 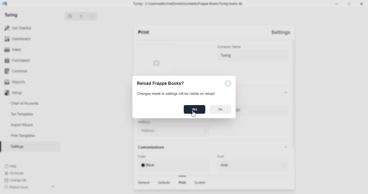 What do you see at coordinates (188, 3) in the screenshot?
I see `Turing - C-\Users\adity\OneDrive\Documents\Frappe Books\Turing.books.db` at bounding box center [188, 3].